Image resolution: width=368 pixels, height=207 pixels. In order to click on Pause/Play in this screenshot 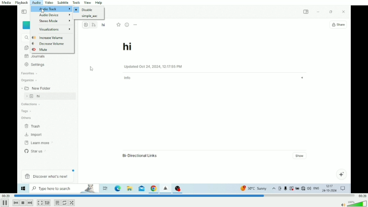, I will do `click(5, 203)`.